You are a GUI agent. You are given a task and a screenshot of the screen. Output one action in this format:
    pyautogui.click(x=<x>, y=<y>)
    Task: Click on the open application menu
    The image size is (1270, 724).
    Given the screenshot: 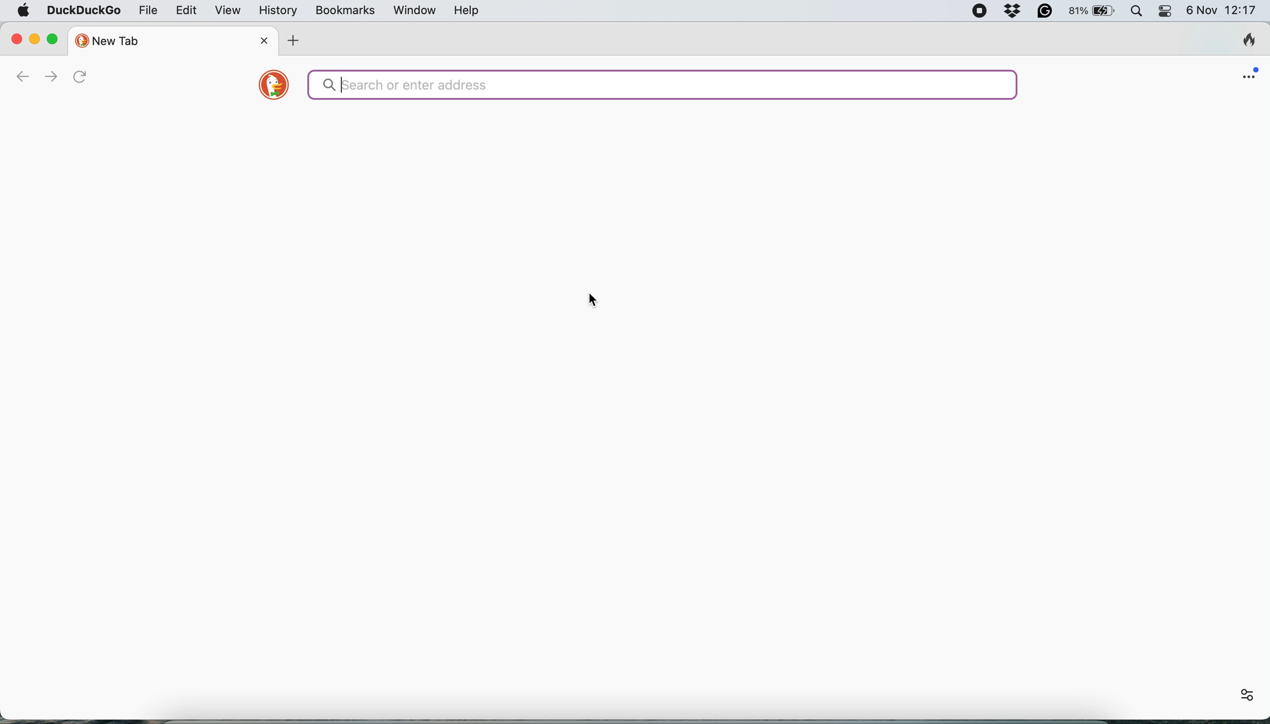 What is the action you would take?
    pyautogui.click(x=1245, y=76)
    